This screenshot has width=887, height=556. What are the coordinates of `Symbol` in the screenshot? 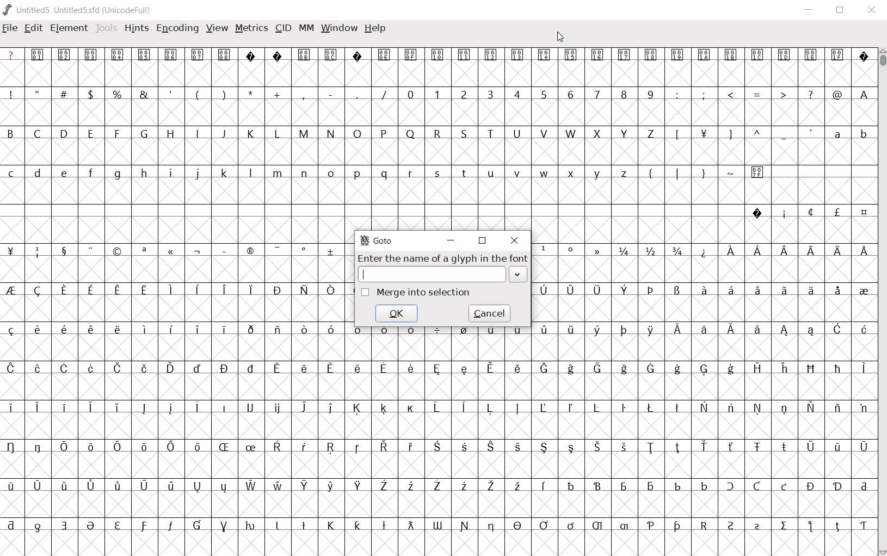 It's located at (171, 252).